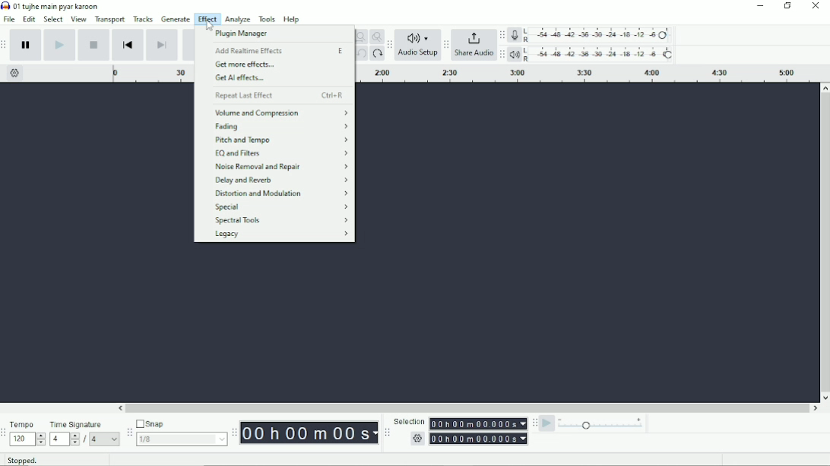 The width and height of the screenshot is (830, 466). Describe the element at coordinates (59, 45) in the screenshot. I see `Play` at that location.